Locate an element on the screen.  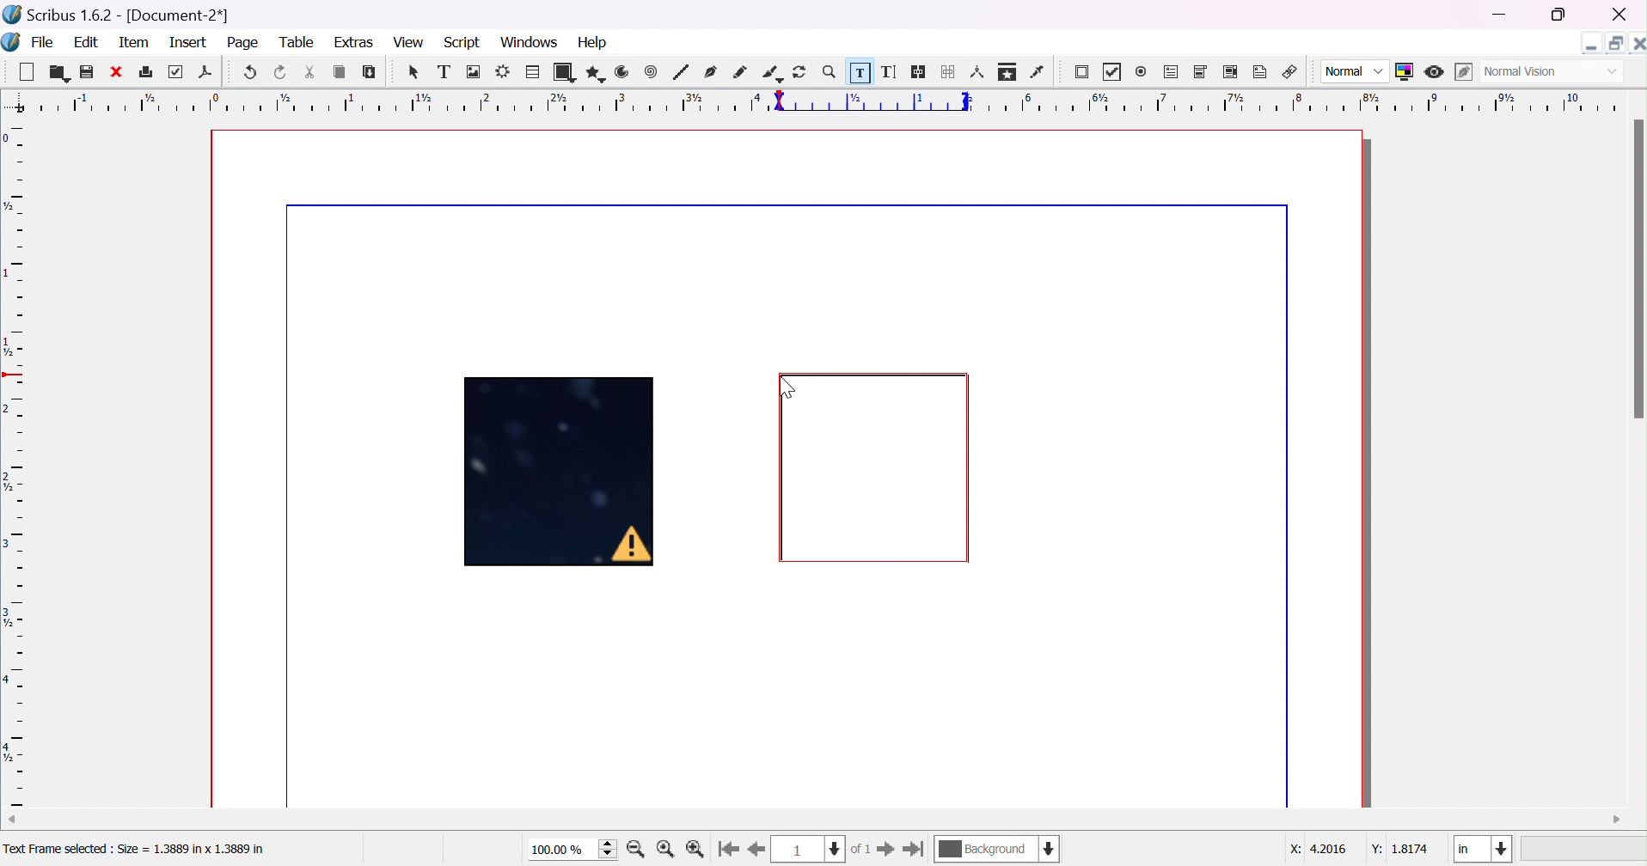
render frame is located at coordinates (504, 70).